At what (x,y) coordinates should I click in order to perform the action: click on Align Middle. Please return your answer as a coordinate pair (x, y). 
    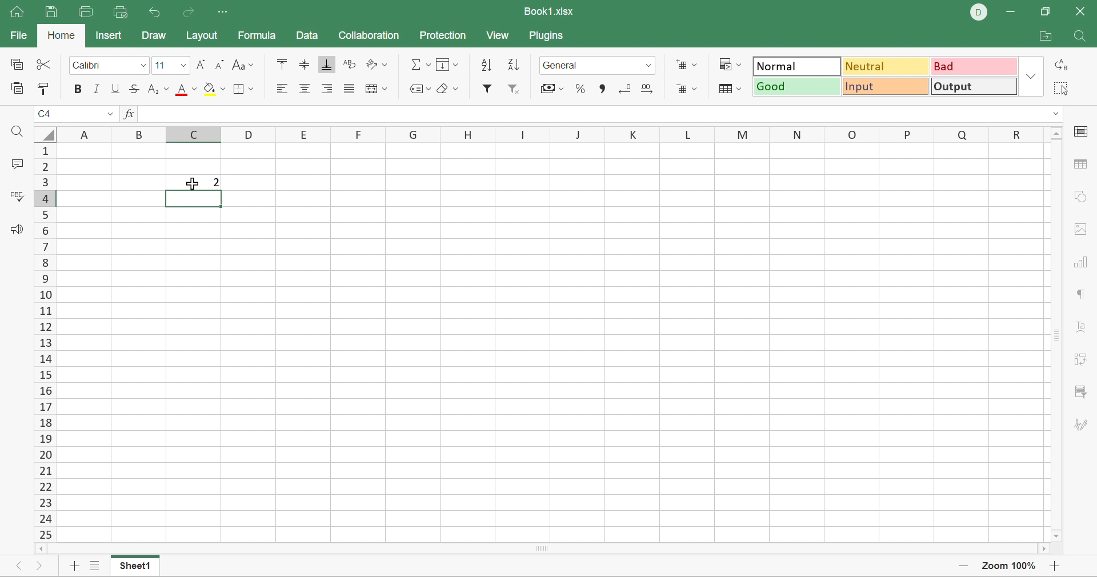
    Looking at the image, I should click on (306, 66).